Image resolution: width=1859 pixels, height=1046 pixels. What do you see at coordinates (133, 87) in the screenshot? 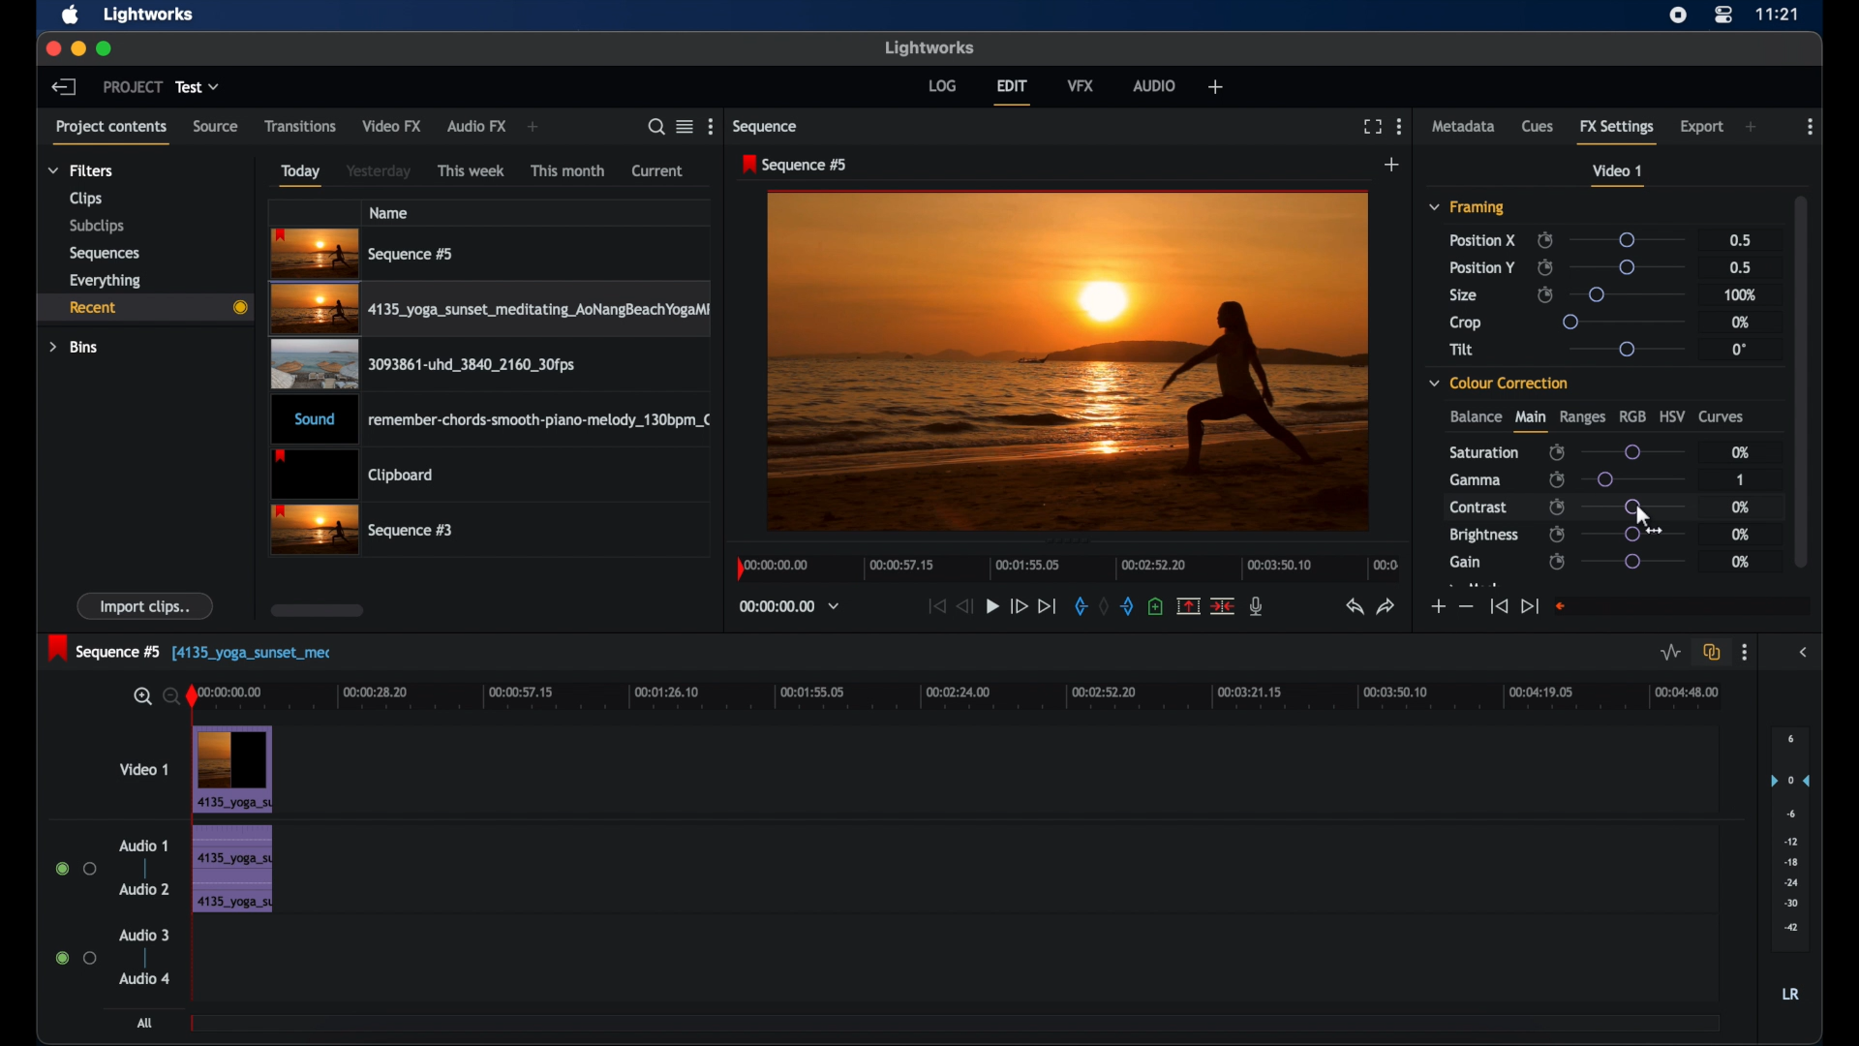
I see `project` at bounding box center [133, 87].